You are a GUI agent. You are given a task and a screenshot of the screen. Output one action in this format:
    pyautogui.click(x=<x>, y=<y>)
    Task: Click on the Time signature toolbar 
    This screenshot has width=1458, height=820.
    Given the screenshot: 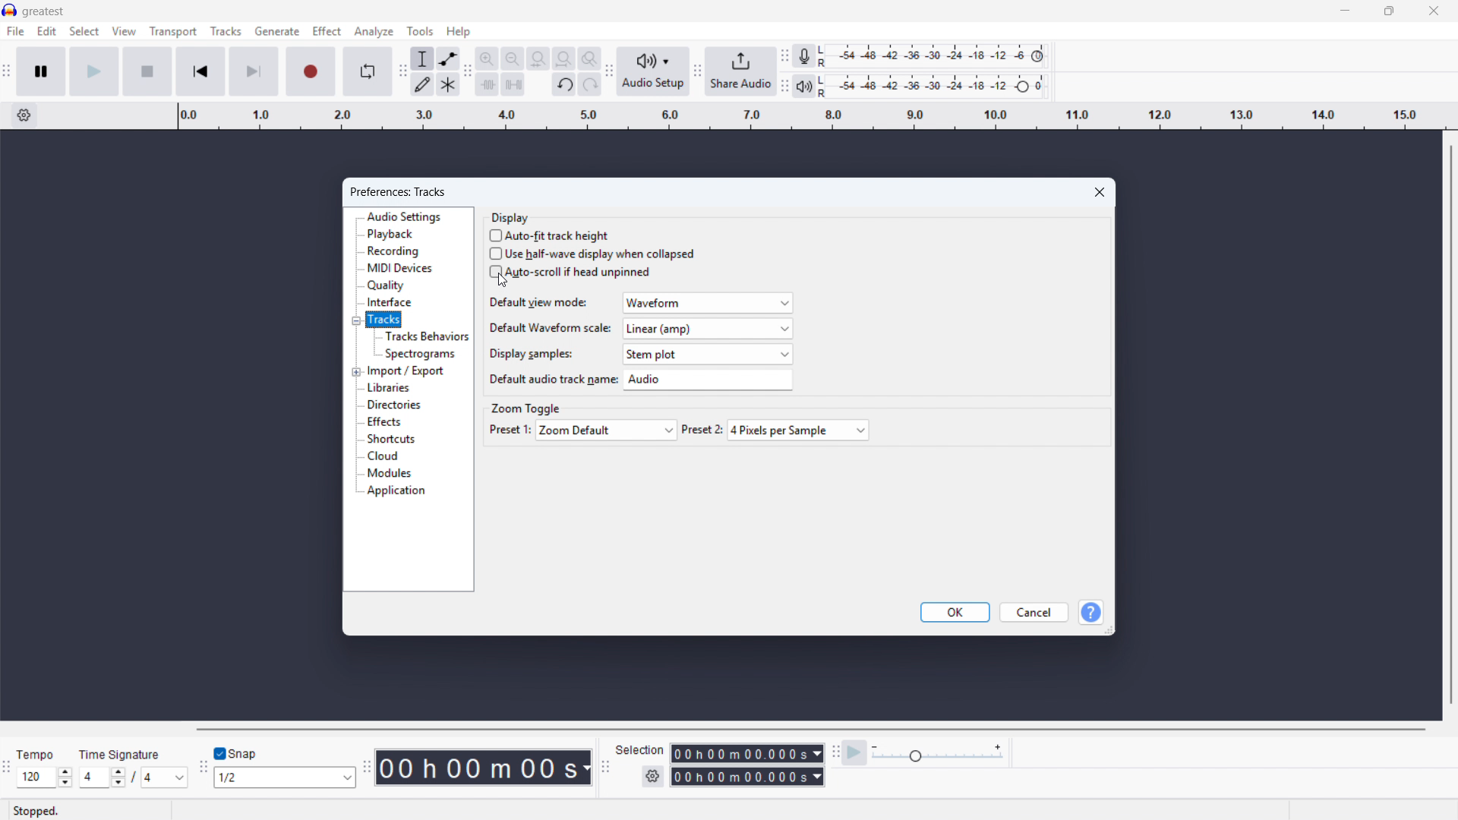 What is the action you would take?
    pyautogui.click(x=7, y=773)
    